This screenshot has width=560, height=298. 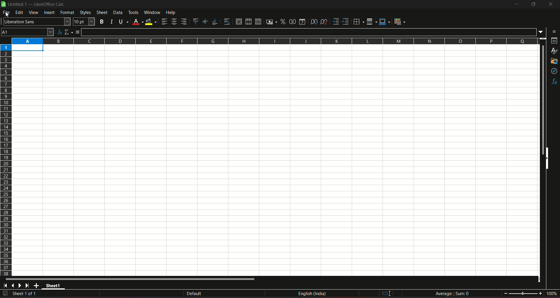 I want to click on sheet name, so click(x=54, y=286).